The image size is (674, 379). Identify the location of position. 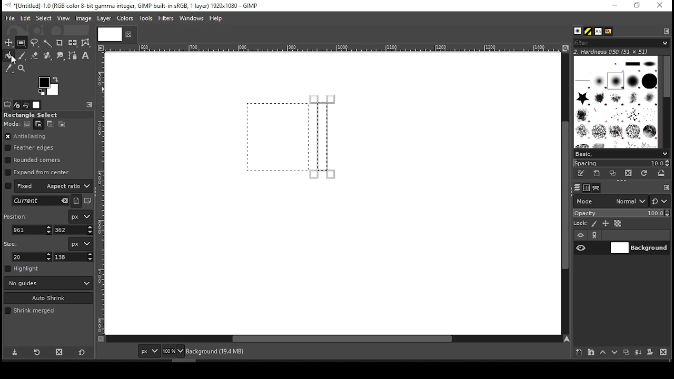
(17, 215).